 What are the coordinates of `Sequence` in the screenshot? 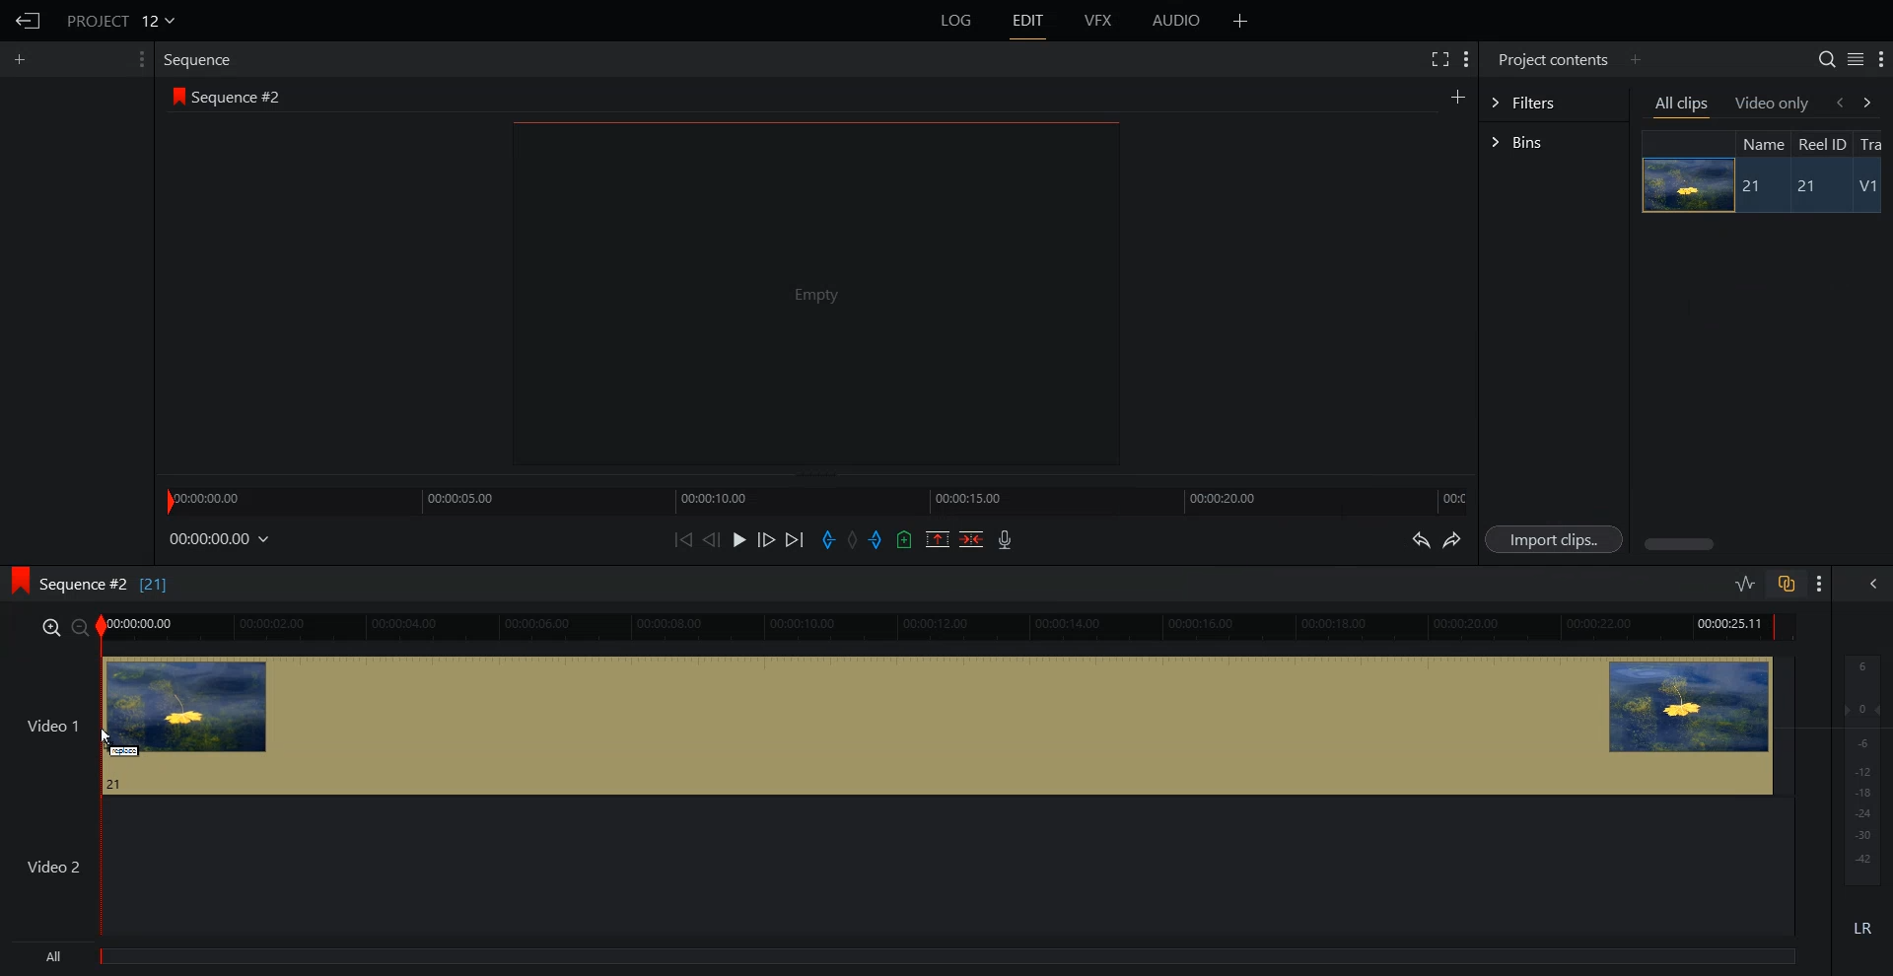 It's located at (201, 61).